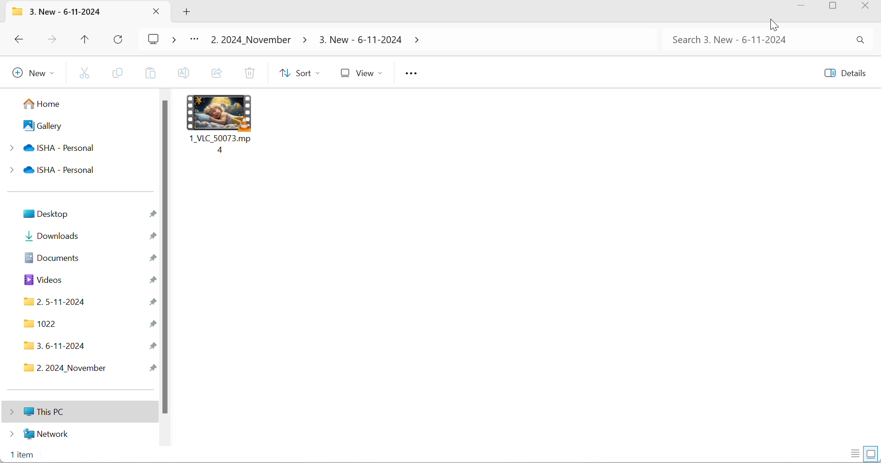 Image resolution: width=881 pixels, height=463 pixels. Describe the element at coordinates (844, 73) in the screenshot. I see `Details` at that location.